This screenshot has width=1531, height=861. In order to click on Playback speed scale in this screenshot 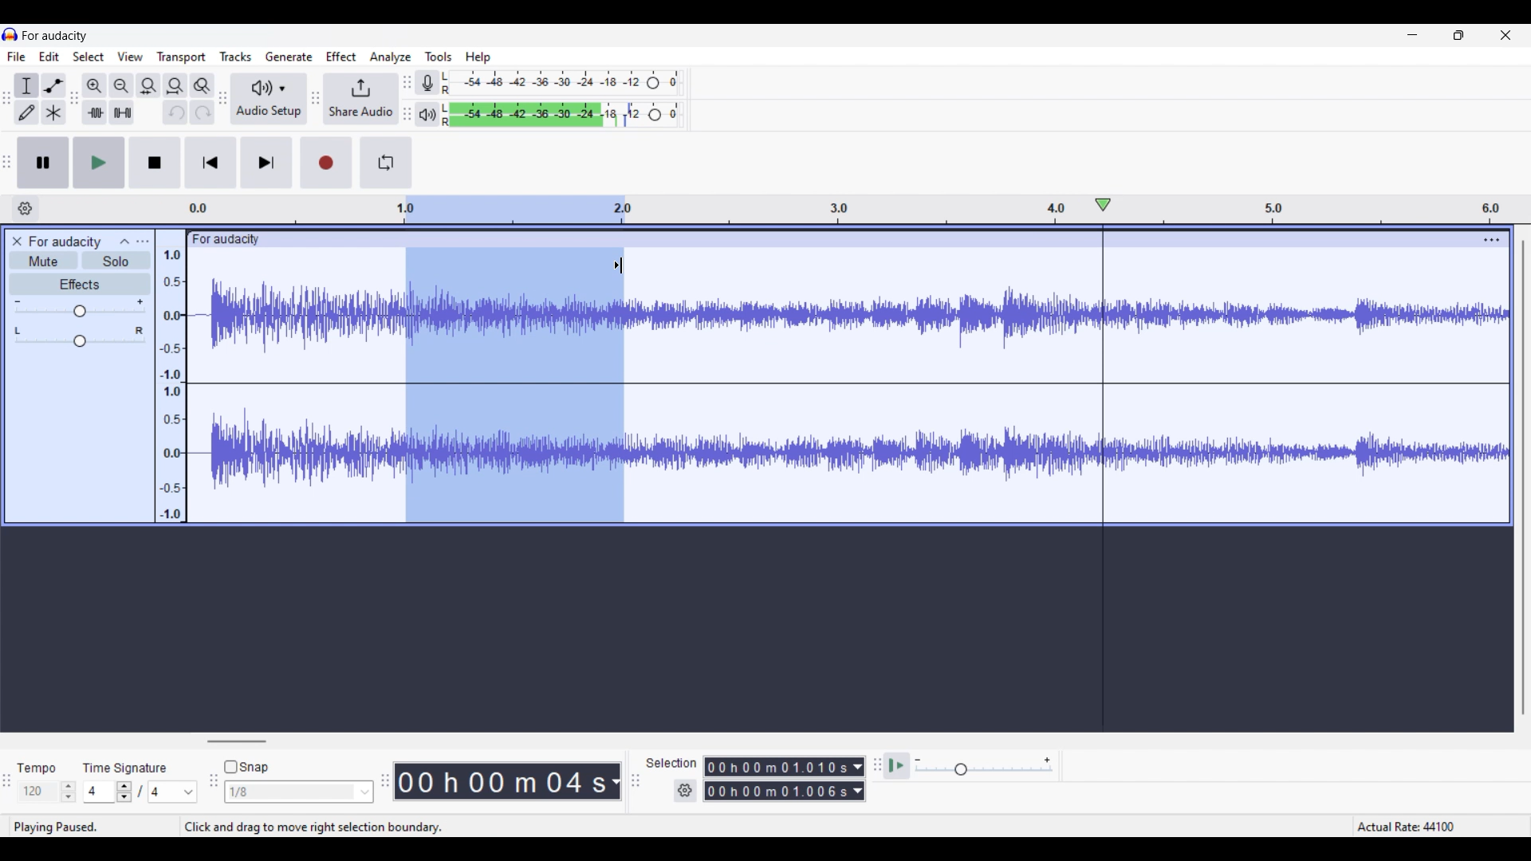, I will do `click(983, 766)`.